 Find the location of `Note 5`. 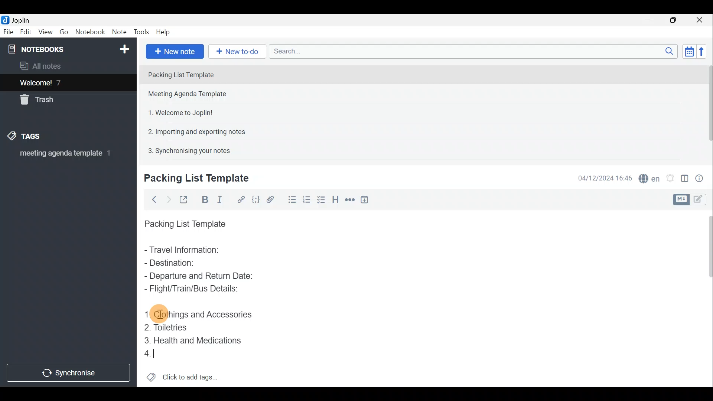

Note 5 is located at coordinates (186, 150).